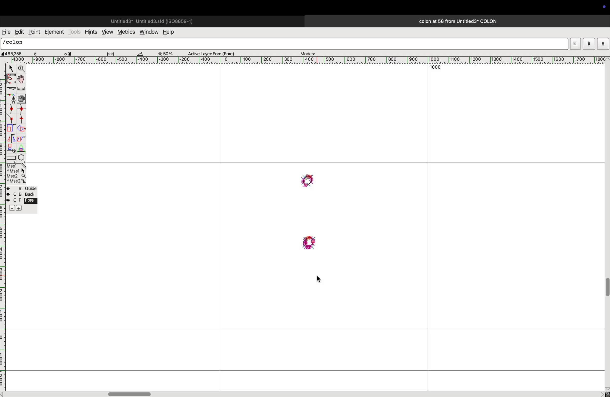  What do you see at coordinates (22, 69) in the screenshot?
I see `zoom` at bounding box center [22, 69].